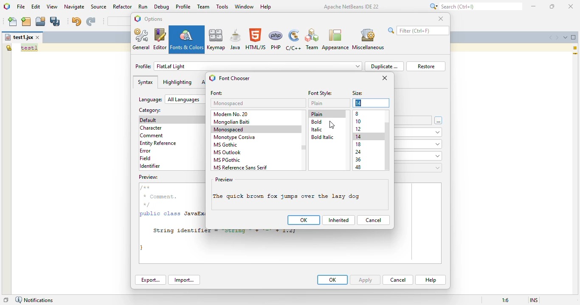 The height and width of the screenshot is (305, 580). Describe the element at coordinates (160, 143) in the screenshot. I see `entity reference` at that location.